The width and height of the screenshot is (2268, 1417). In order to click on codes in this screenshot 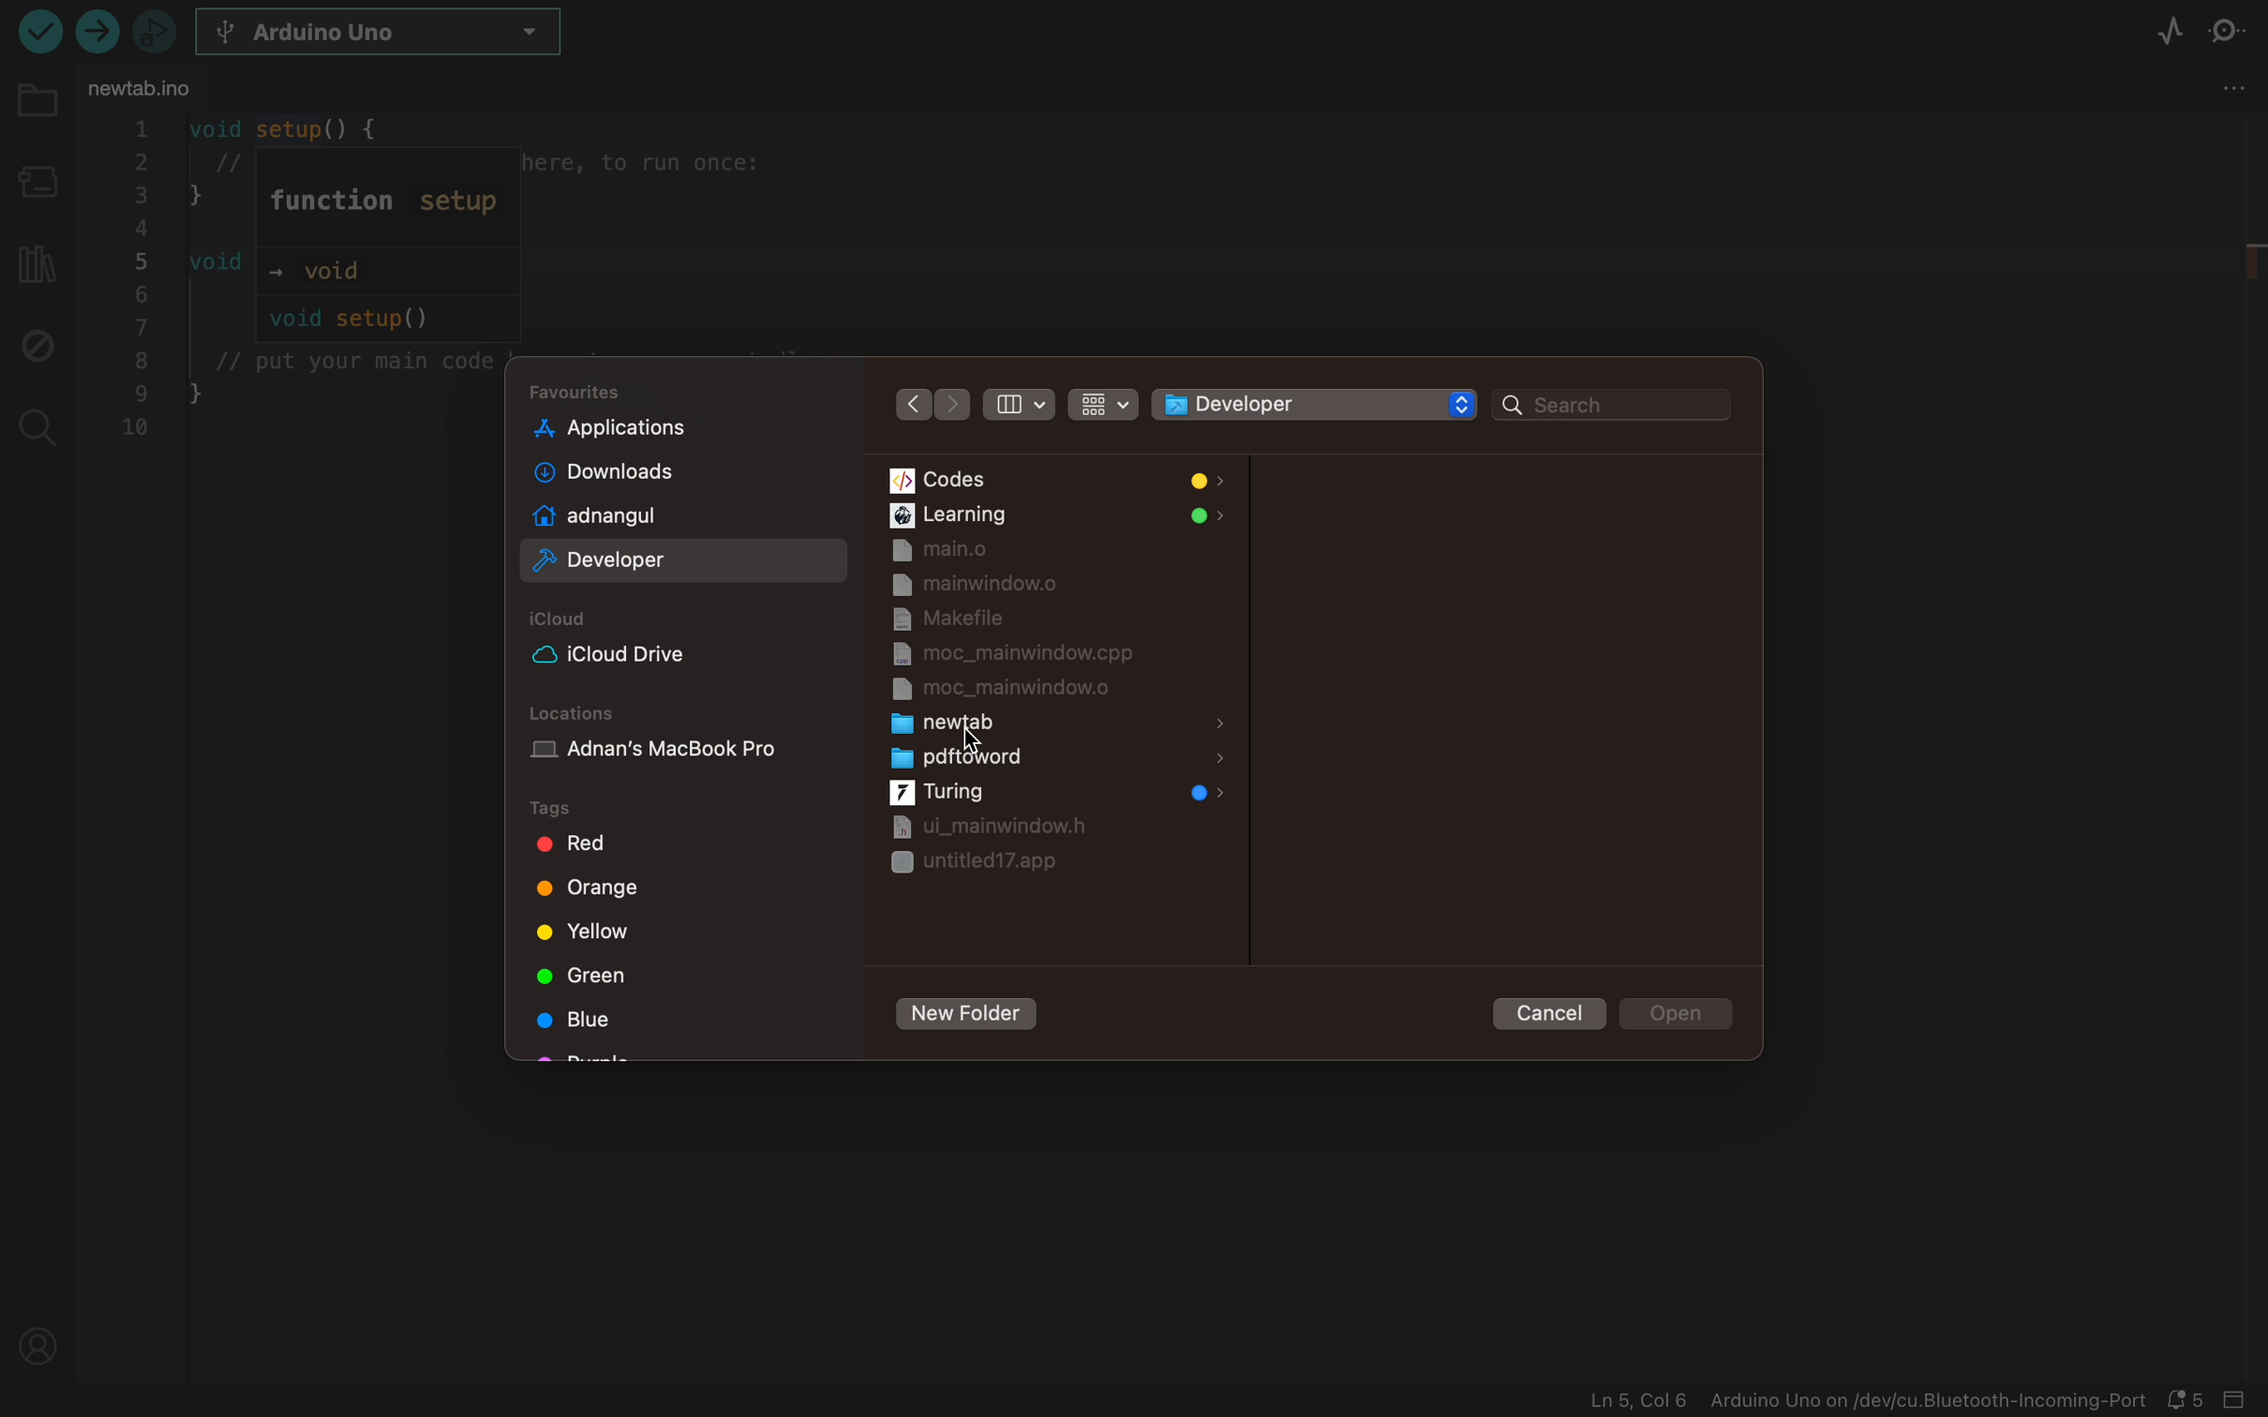, I will do `click(1056, 481)`.